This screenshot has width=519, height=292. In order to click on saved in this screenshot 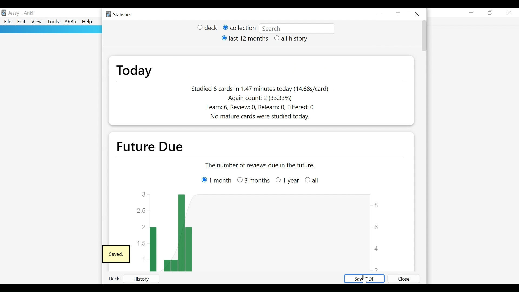, I will do `click(116, 254)`.